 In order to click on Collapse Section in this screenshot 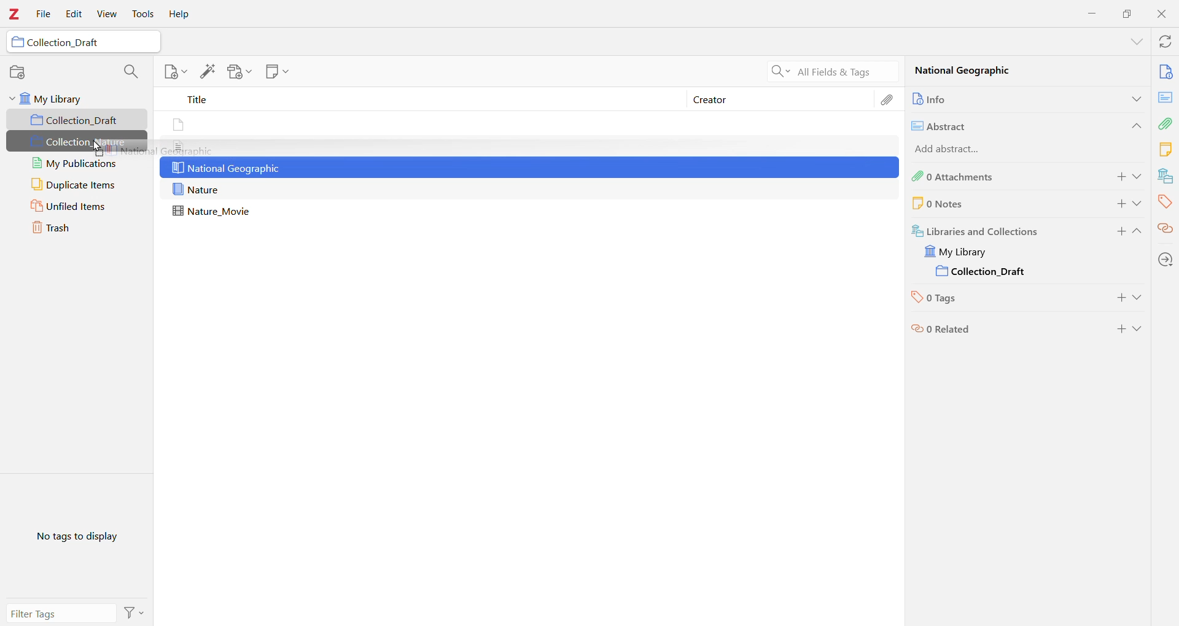, I will do `click(1134, 126)`.